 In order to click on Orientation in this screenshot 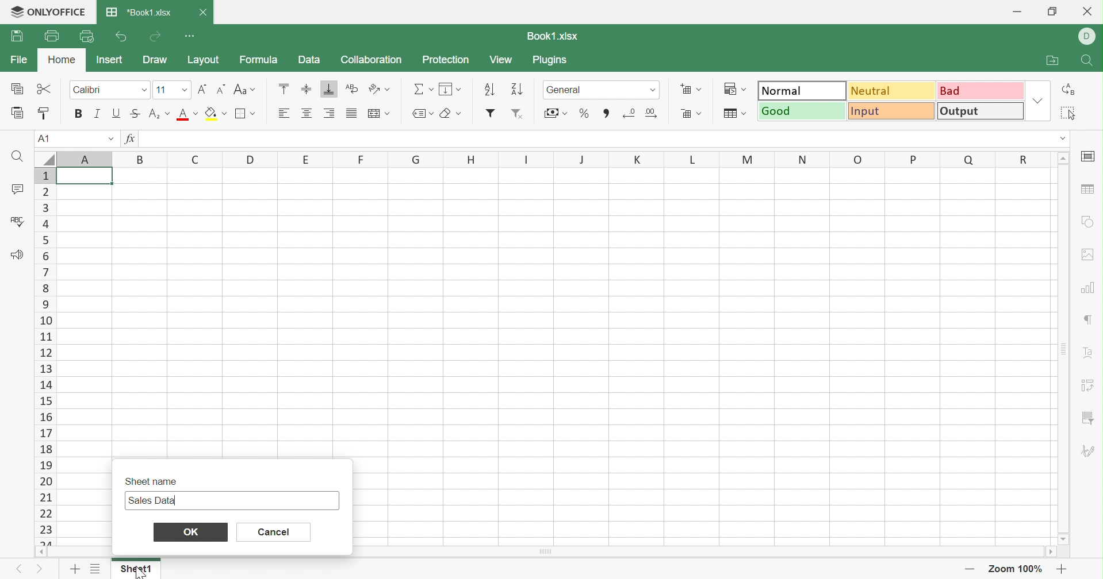, I will do `click(377, 89)`.